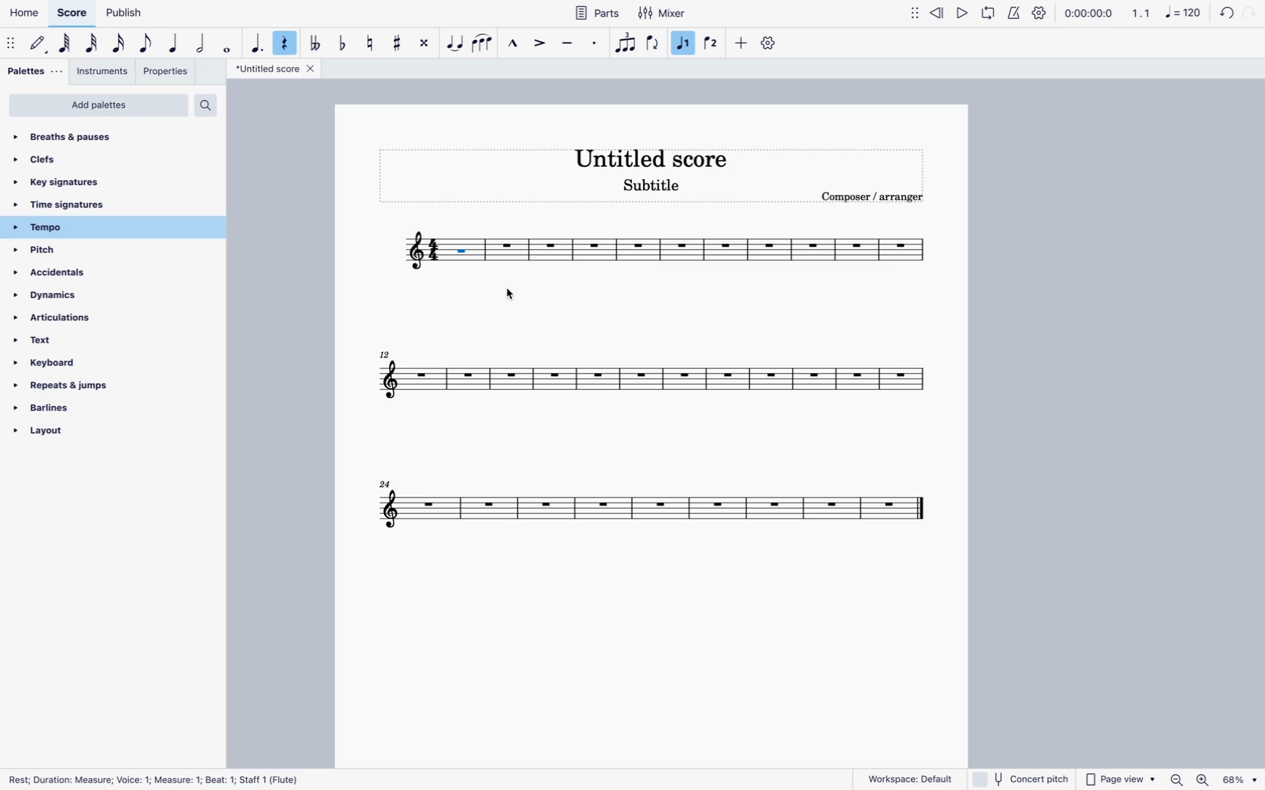  Describe the element at coordinates (1120, 778) in the screenshot. I see `page view` at that location.